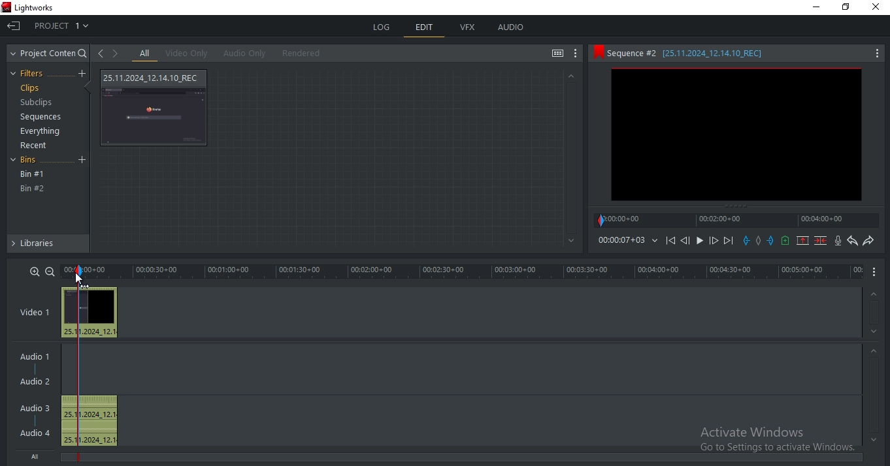 The height and width of the screenshot is (466, 890). Describe the element at coordinates (771, 241) in the screenshot. I see `add an out mark` at that location.